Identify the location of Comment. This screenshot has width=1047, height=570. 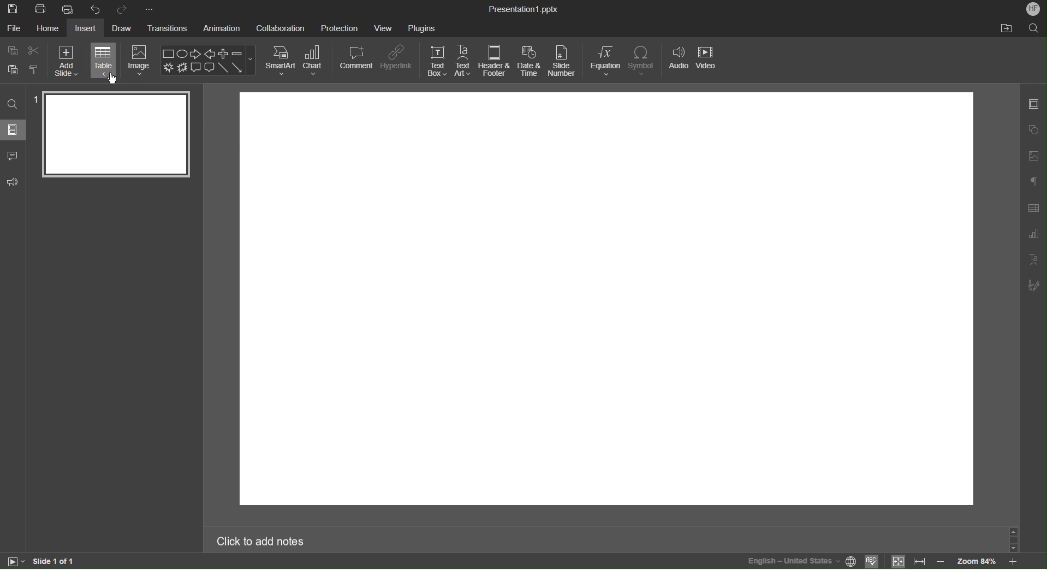
(357, 58).